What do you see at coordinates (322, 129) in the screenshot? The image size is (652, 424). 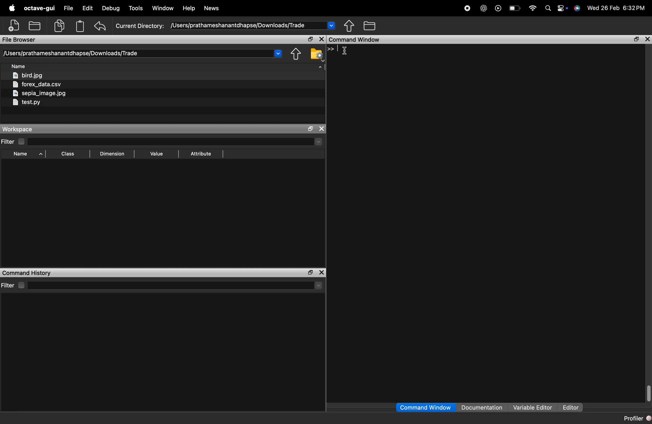 I see `close` at bounding box center [322, 129].